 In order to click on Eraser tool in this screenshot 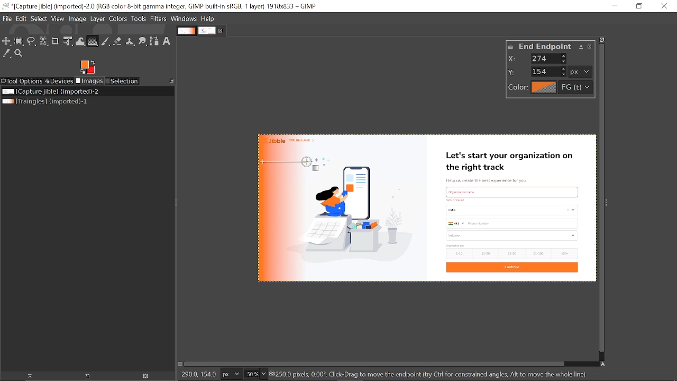, I will do `click(117, 41)`.